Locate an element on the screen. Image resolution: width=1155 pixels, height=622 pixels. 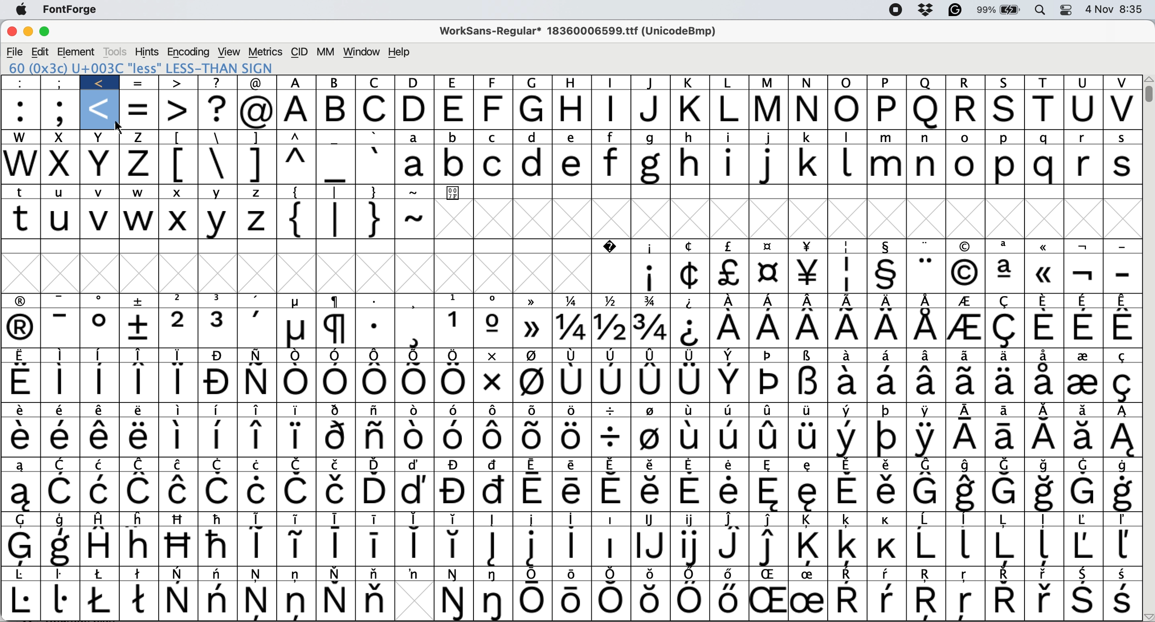
Symbol is located at coordinates (1003, 547).